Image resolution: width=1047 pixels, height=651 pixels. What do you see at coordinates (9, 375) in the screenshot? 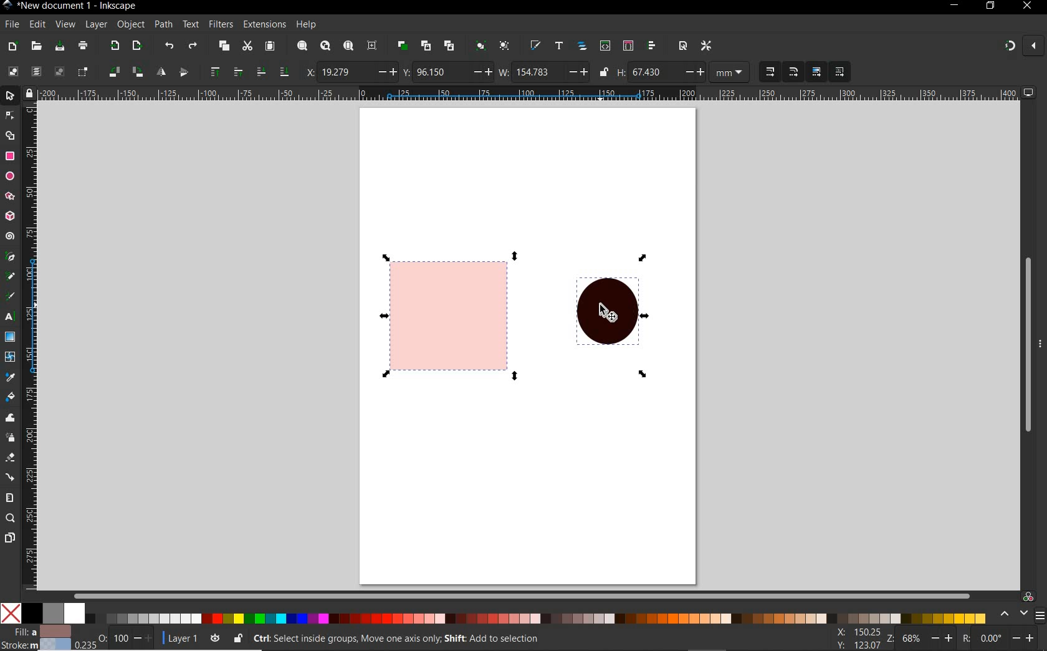
I see `dropper tool` at bounding box center [9, 375].